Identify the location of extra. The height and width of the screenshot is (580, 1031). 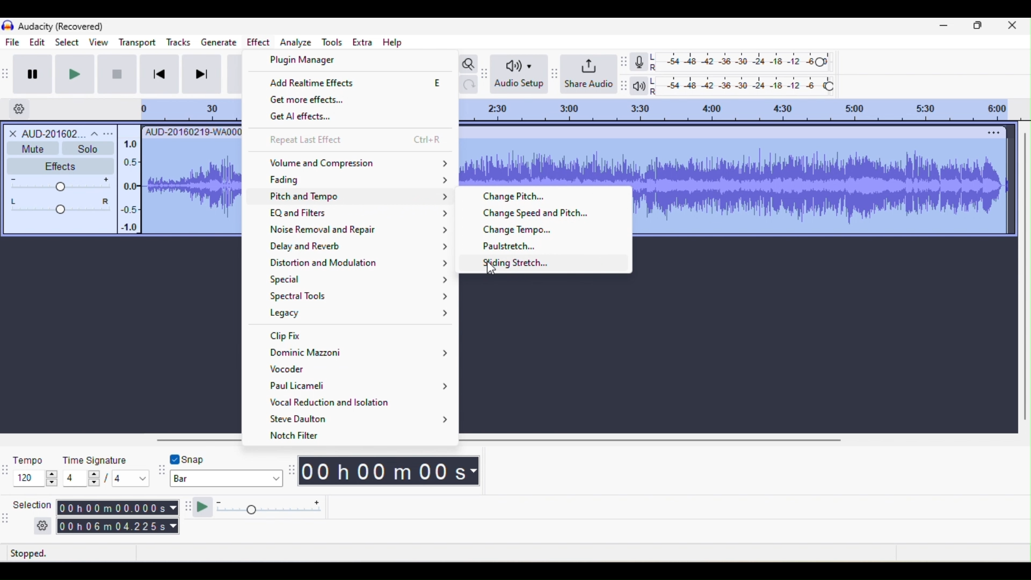
(362, 44).